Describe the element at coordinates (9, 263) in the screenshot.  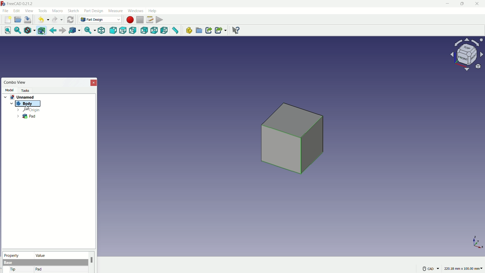
I see `base` at that location.